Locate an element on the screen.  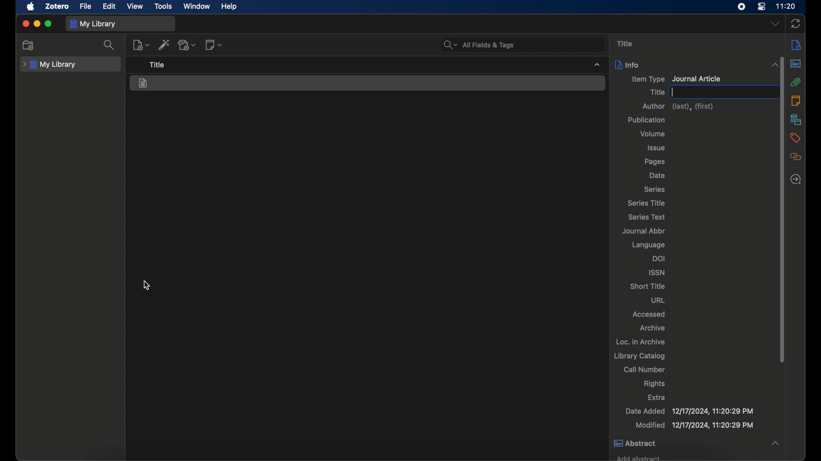
series title is located at coordinates (647, 204).